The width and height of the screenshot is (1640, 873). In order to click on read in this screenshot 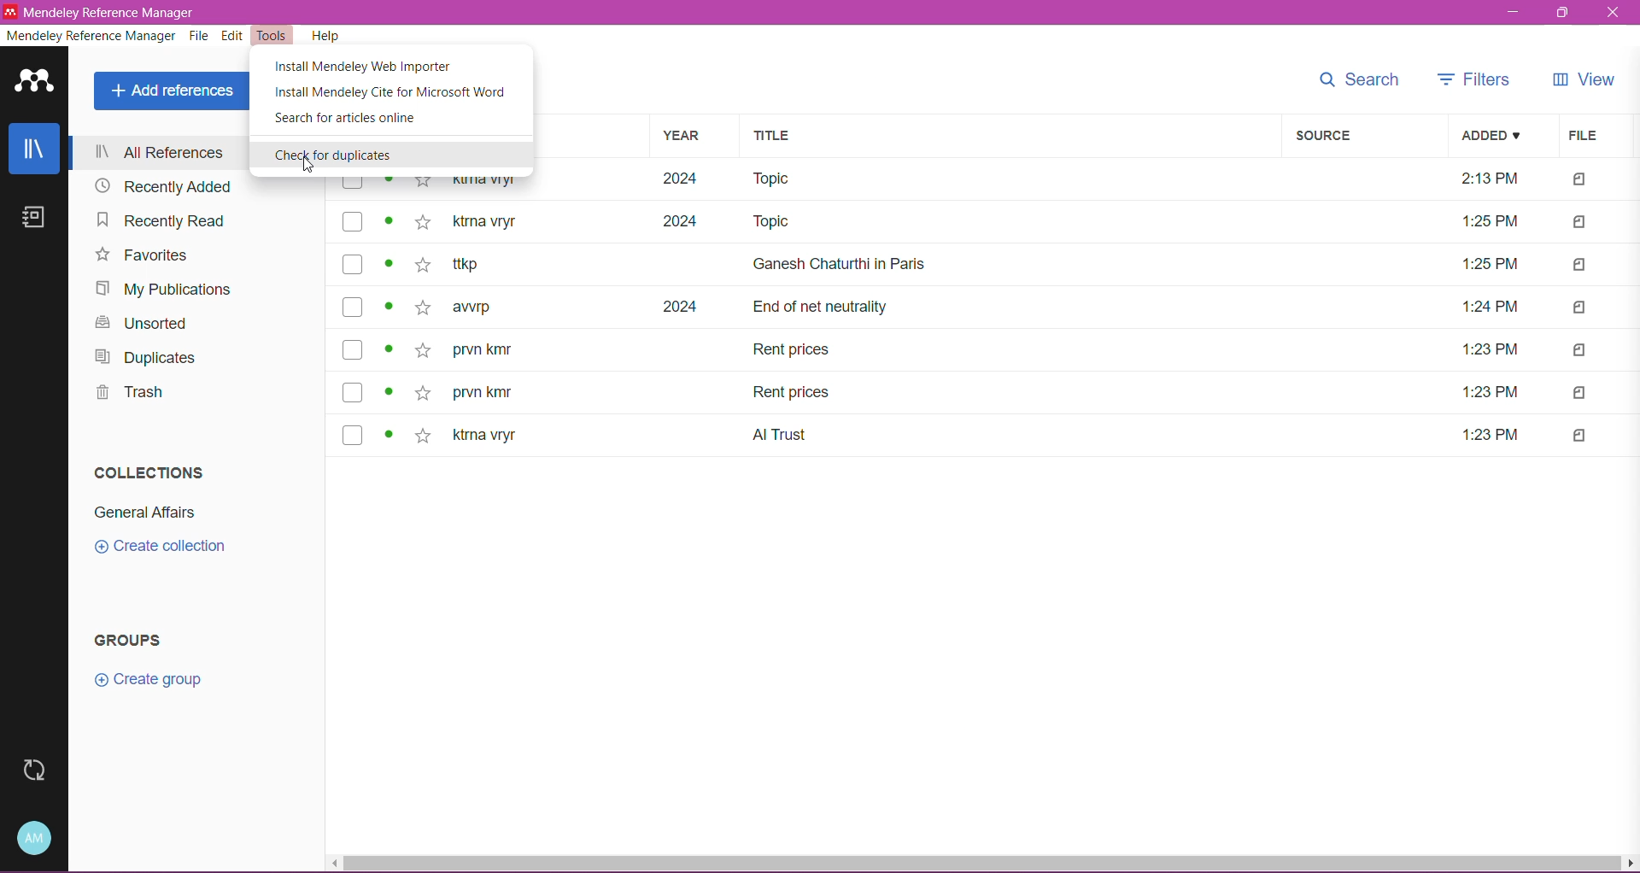, I will do `click(388, 265)`.